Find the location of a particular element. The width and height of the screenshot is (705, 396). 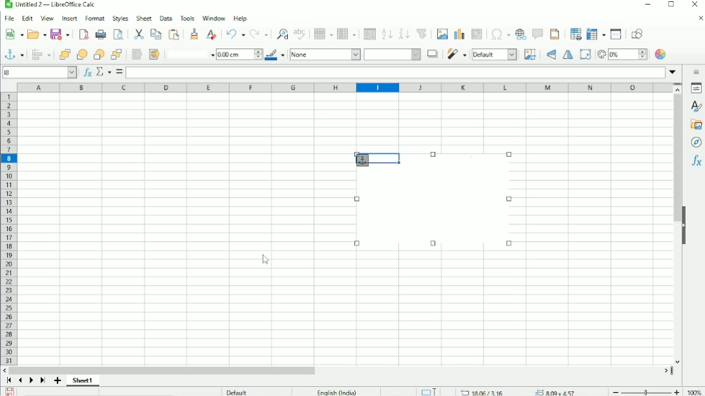

Format is located at coordinates (94, 18).